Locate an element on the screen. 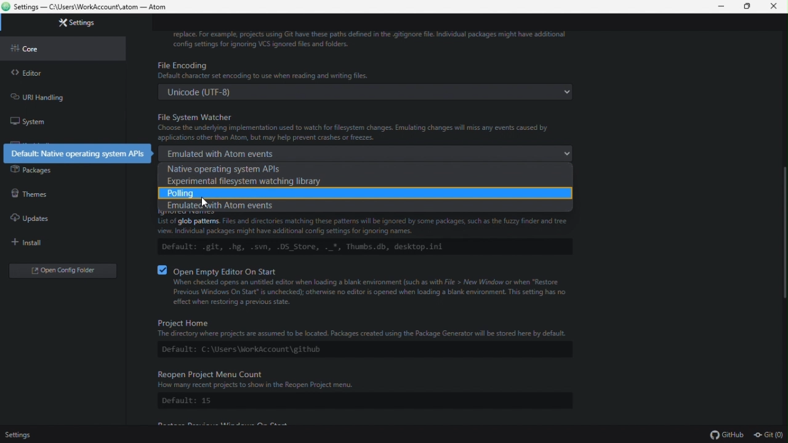  Settings - C:\users\workAccount\.atom - Atom is located at coordinates (93, 8).